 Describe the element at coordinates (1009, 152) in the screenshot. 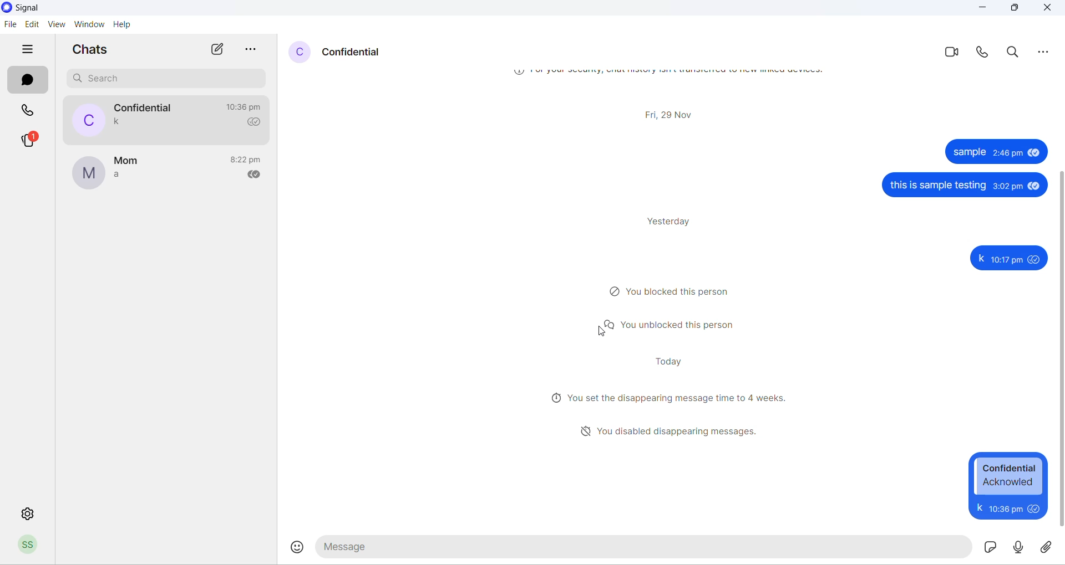

I see `2: 46 pm` at that location.